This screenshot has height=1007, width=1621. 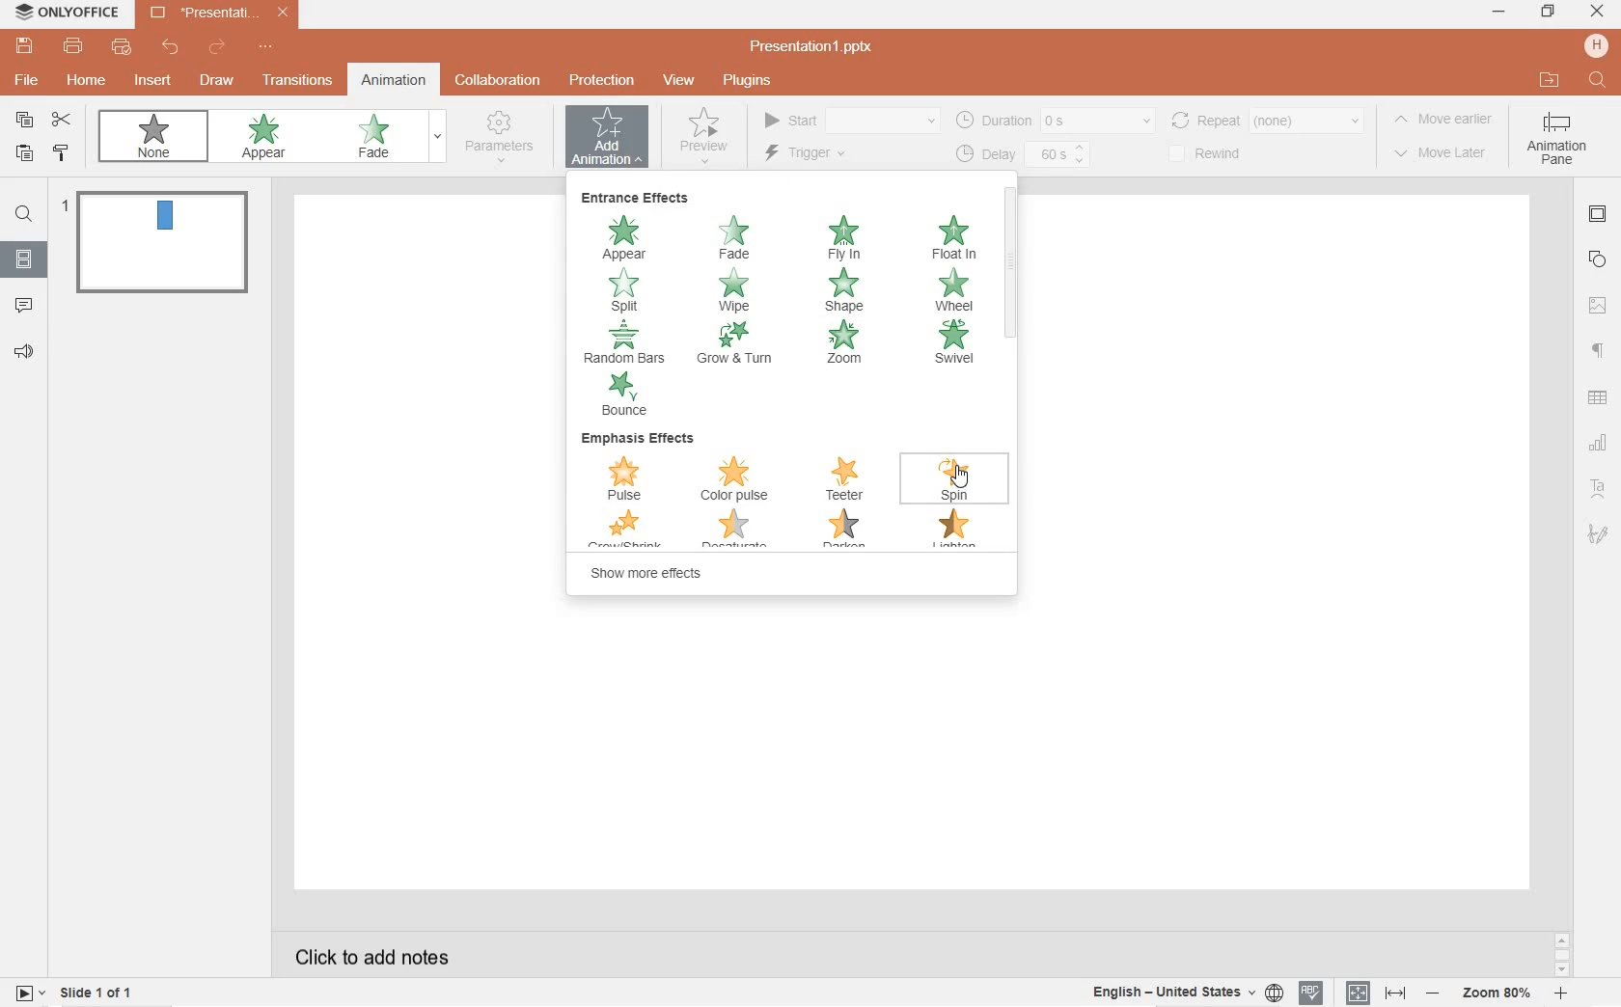 What do you see at coordinates (845, 239) in the screenshot?
I see `fly in` at bounding box center [845, 239].